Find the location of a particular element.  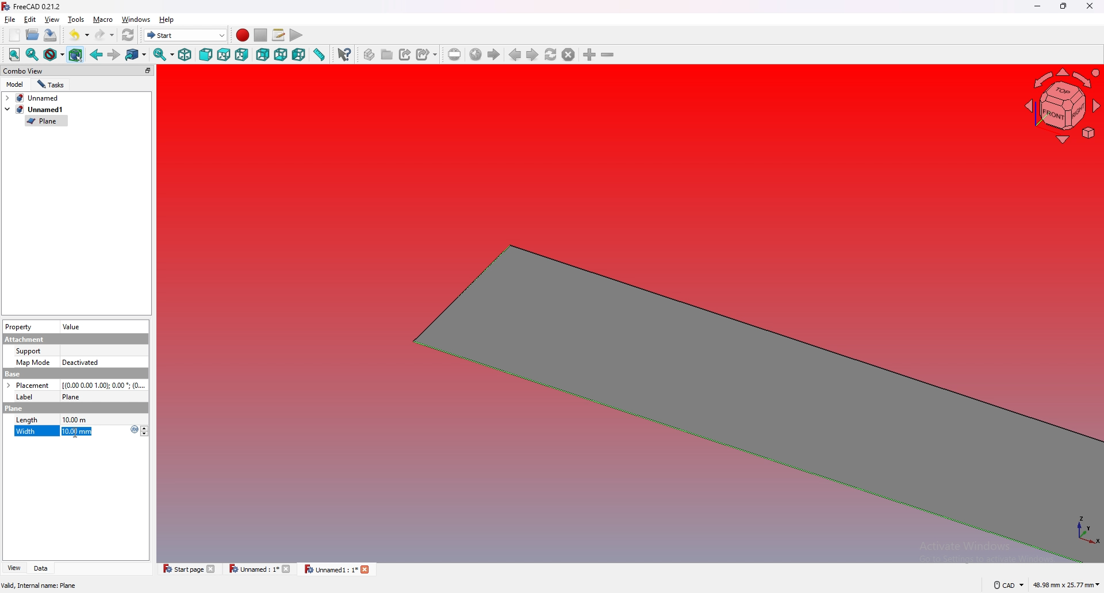

create sub link is located at coordinates (427, 55).